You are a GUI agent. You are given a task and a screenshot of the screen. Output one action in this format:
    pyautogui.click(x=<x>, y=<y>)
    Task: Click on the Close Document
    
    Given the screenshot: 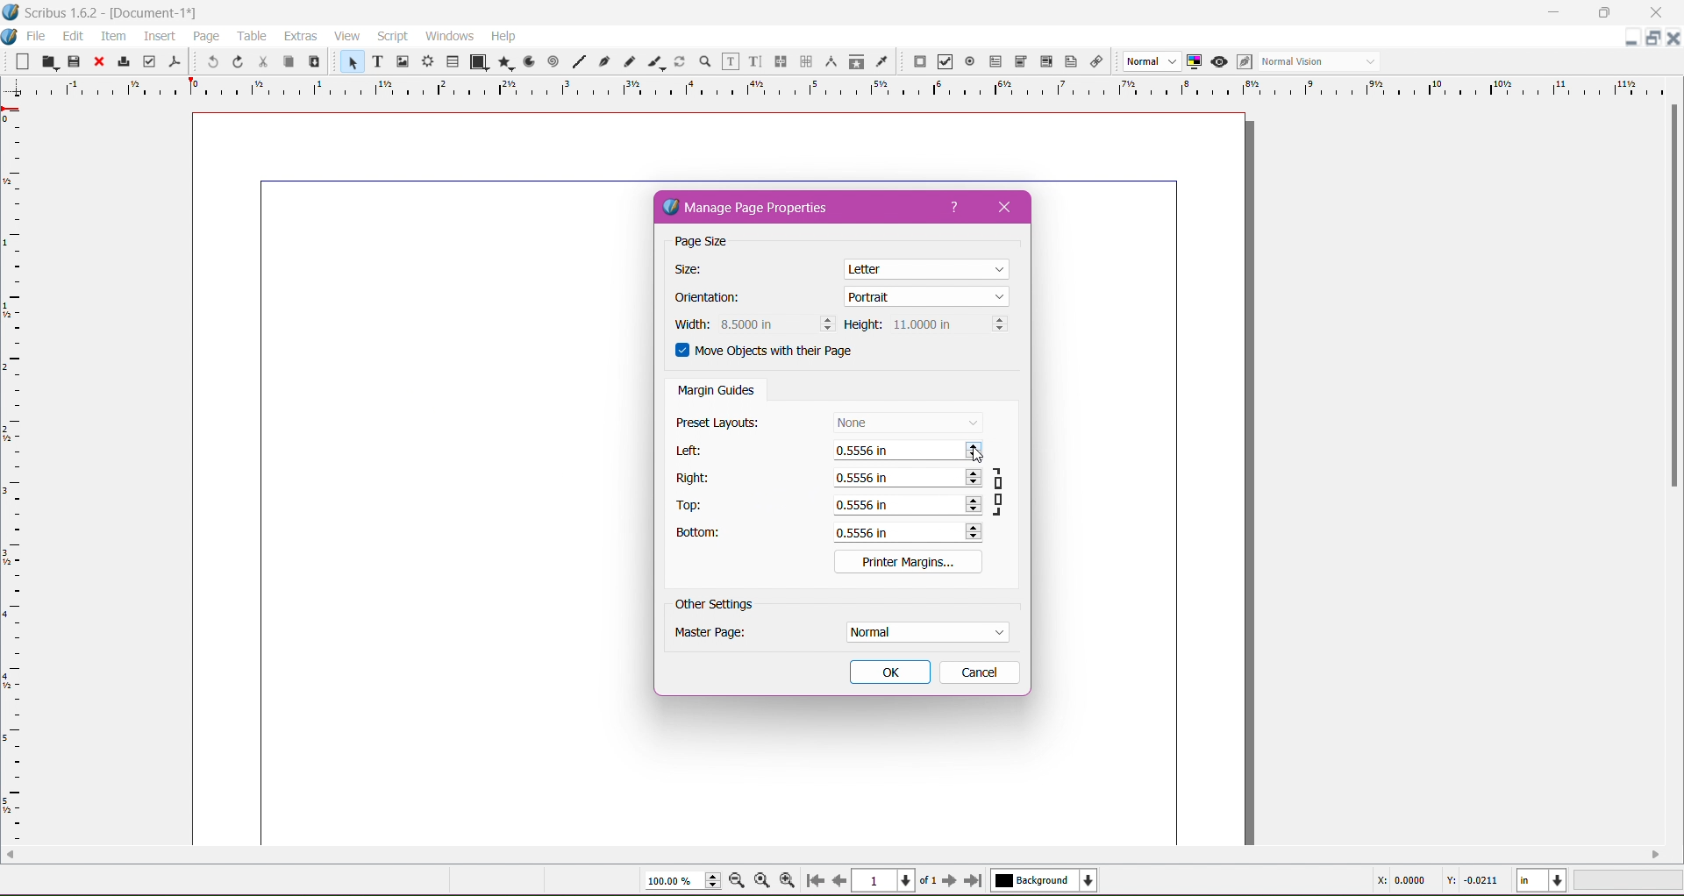 What is the action you would take?
    pyautogui.click(x=1673, y=39)
    